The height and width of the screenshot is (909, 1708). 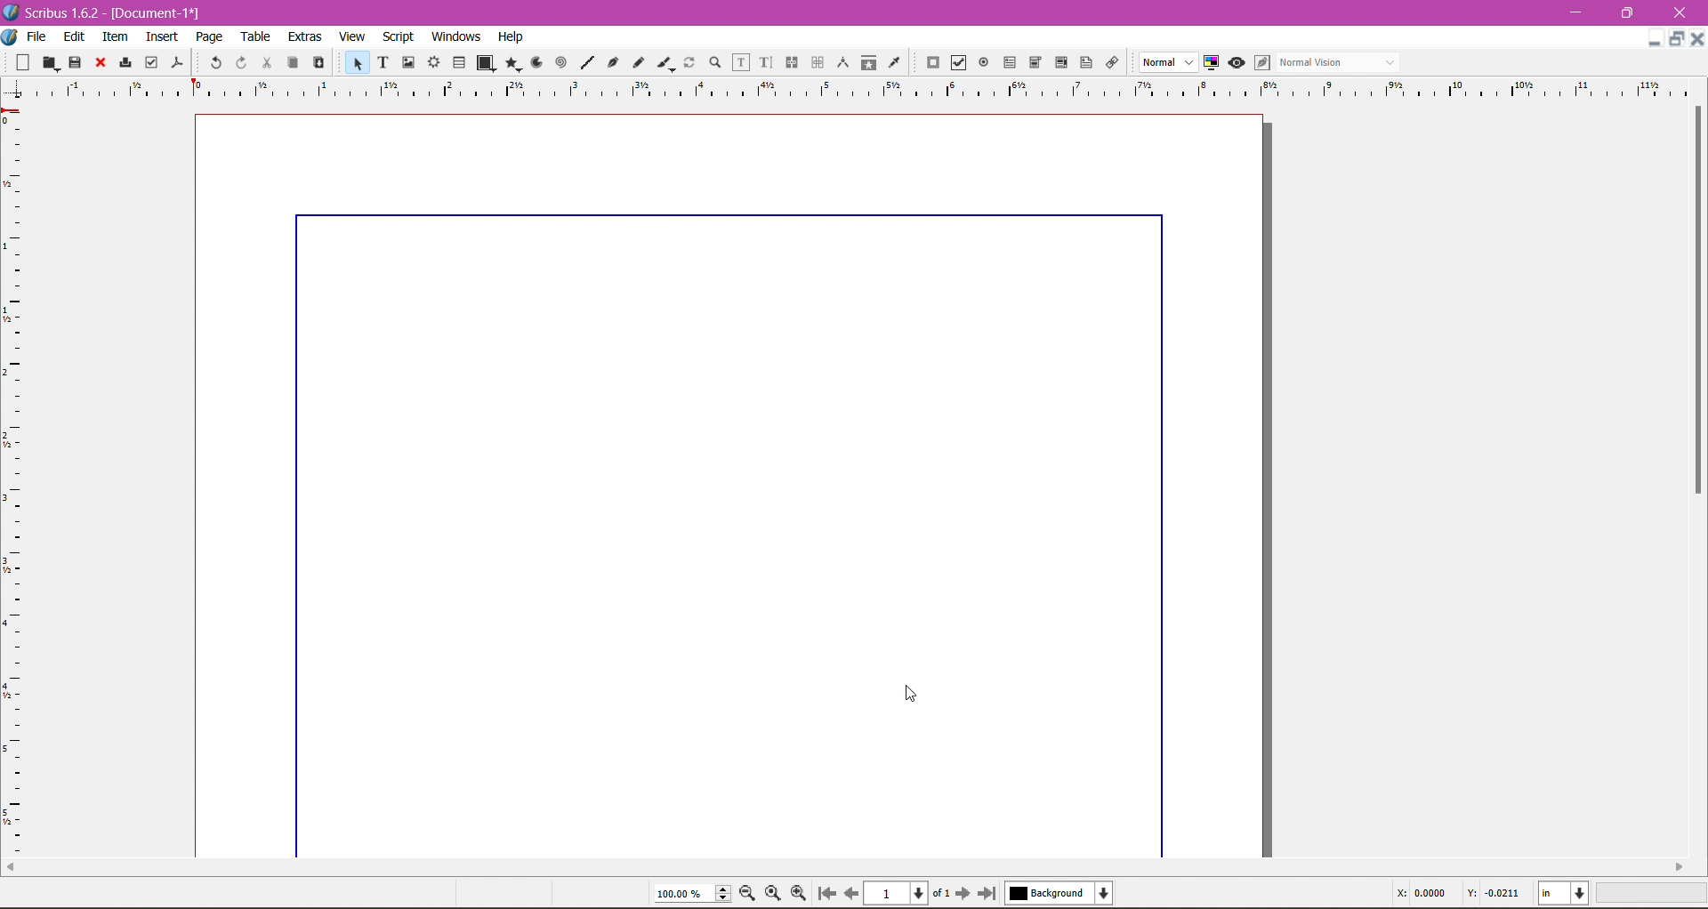 I want to click on Horizontal Scroll Bar, so click(x=845, y=867).